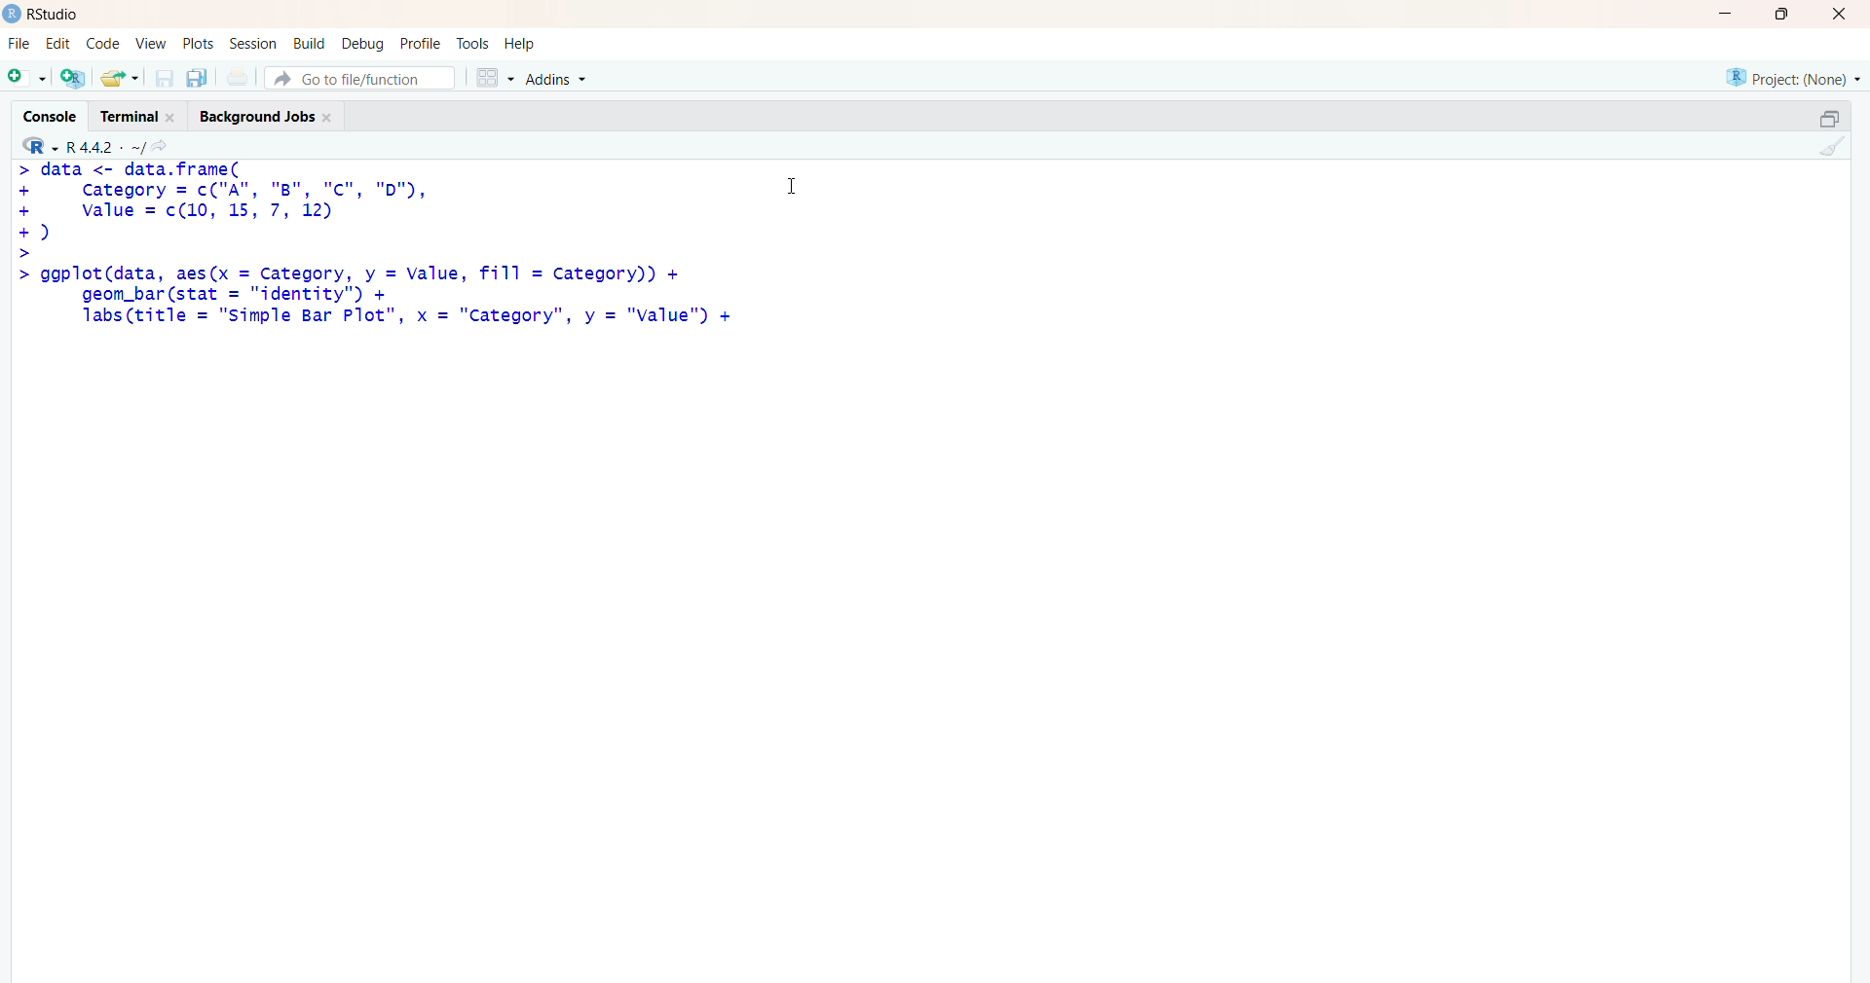  I want to click on minimize, so click(1732, 14).